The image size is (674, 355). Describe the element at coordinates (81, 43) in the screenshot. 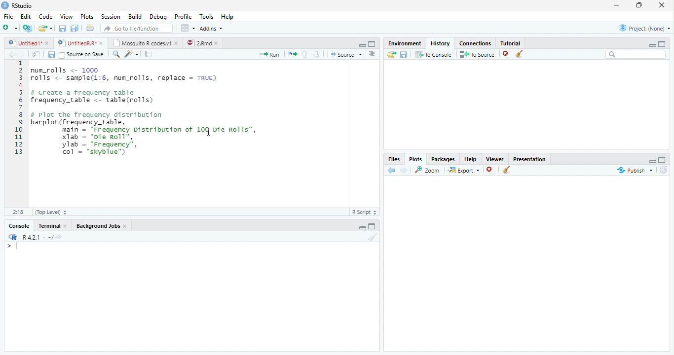

I see `© UntitedRR* *` at that location.